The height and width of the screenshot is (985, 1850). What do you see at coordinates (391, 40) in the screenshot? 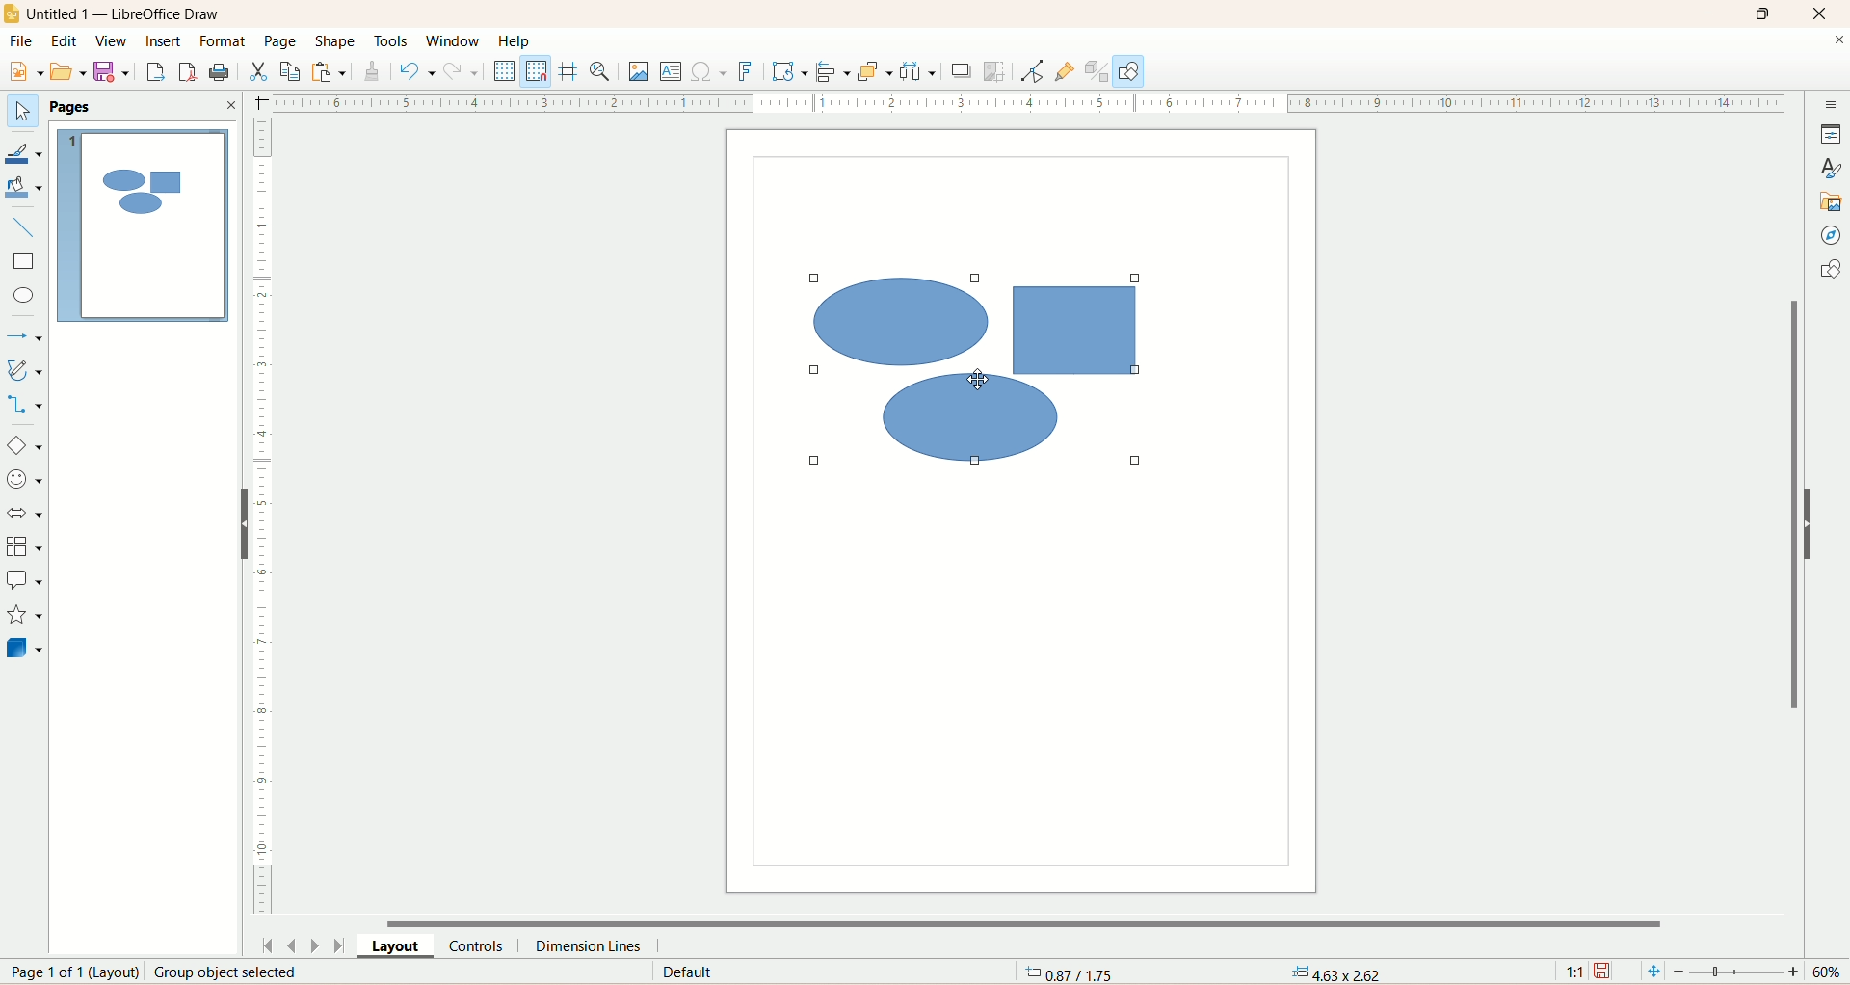
I see `tools` at bounding box center [391, 40].